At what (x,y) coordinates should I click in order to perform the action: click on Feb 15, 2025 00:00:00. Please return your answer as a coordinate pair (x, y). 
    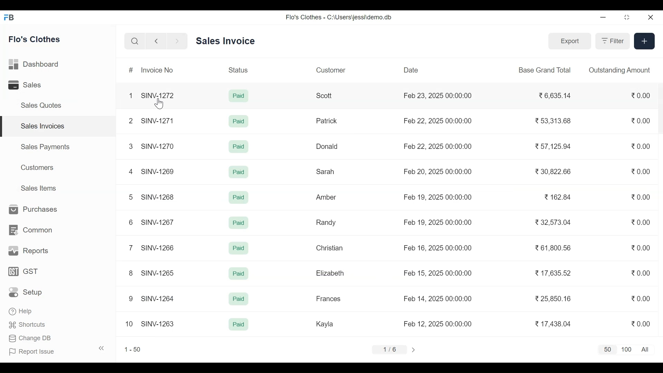
    Looking at the image, I should click on (439, 272).